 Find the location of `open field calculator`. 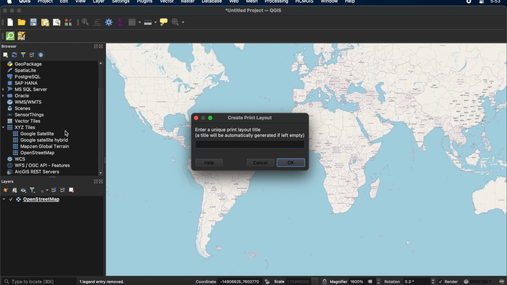

open field calculator is located at coordinates (96, 22).